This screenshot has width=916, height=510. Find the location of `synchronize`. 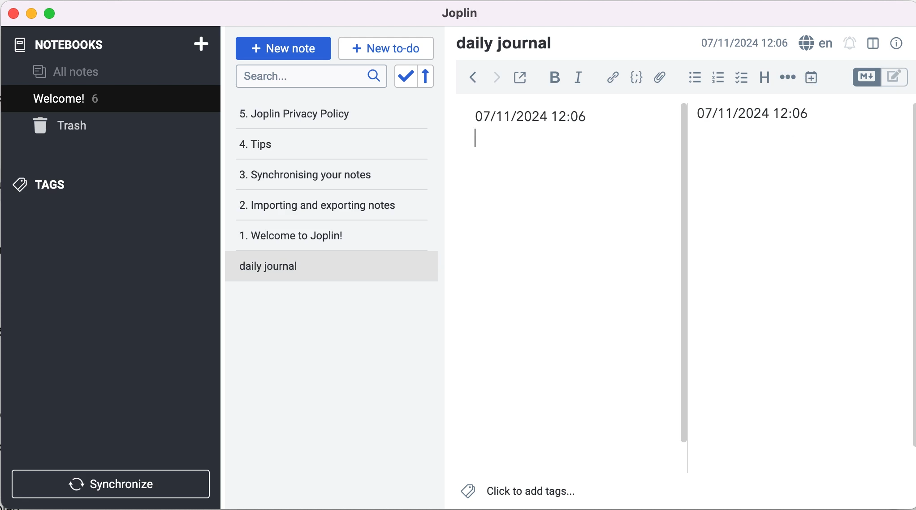

synchronize is located at coordinates (113, 481).